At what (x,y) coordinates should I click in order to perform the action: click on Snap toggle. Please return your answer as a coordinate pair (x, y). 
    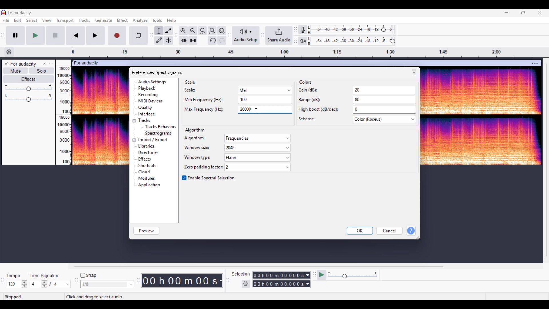
    Looking at the image, I should click on (88, 275).